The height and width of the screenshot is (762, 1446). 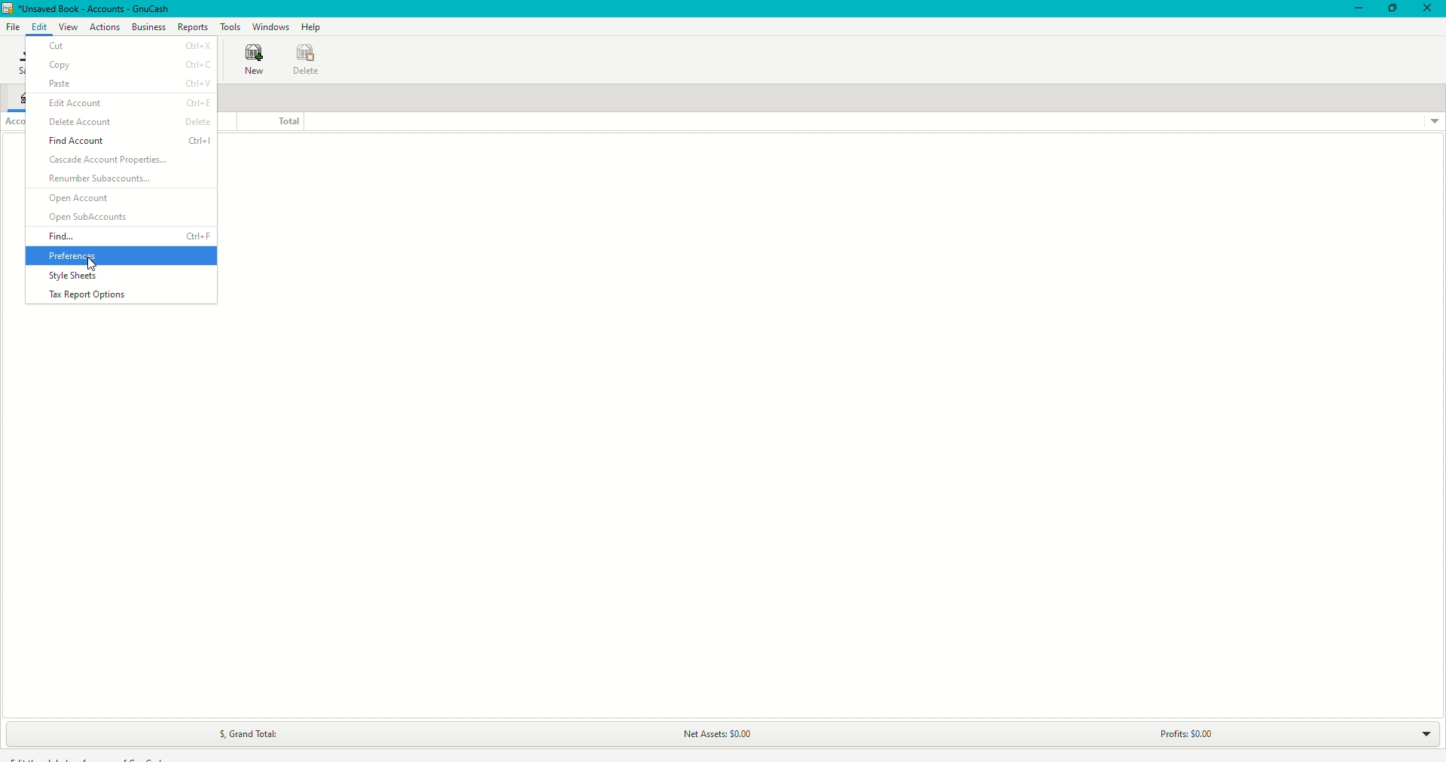 What do you see at coordinates (94, 265) in the screenshot?
I see `cursor` at bounding box center [94, 265].